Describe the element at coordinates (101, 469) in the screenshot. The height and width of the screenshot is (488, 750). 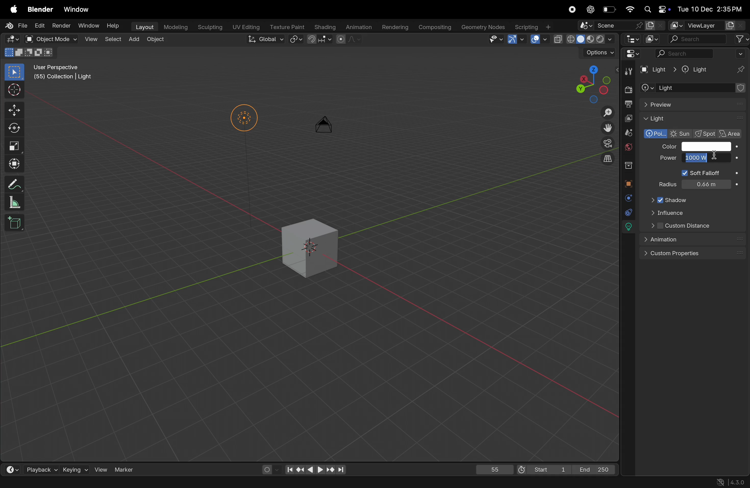
I see `view` at that location.